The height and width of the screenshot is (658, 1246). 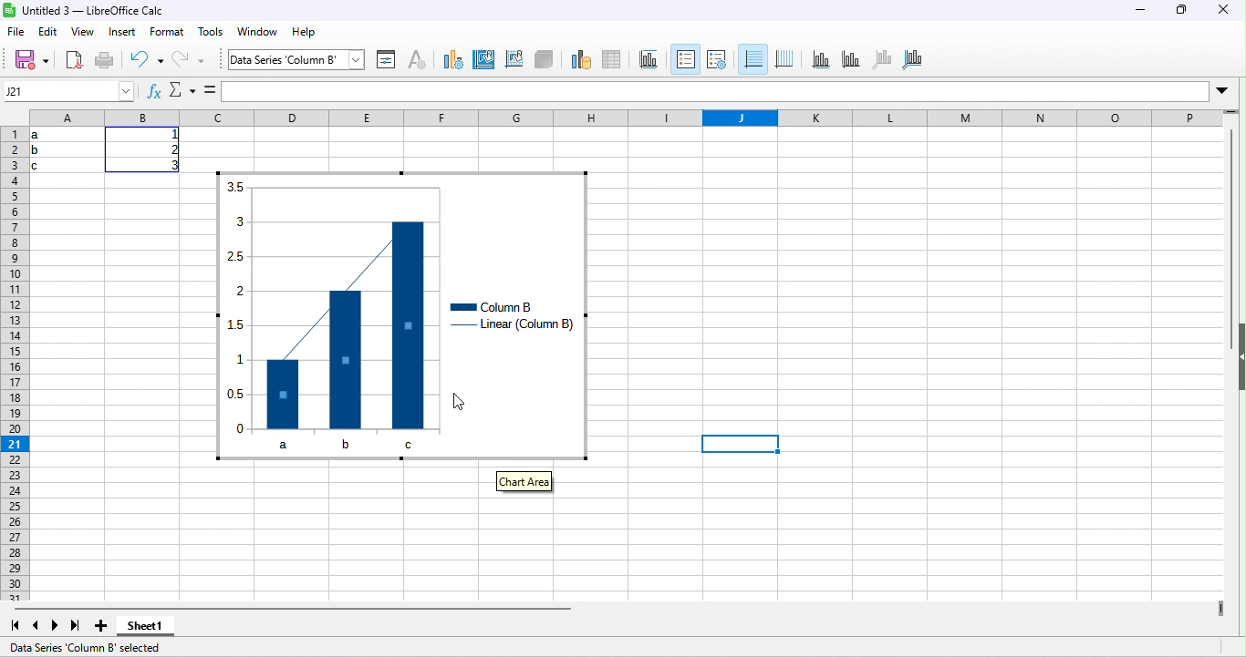 What do you see at coordinates (1228, 239) in the screenshot?
I see `vertical scroll bar` at bounding box center [1228, 239].